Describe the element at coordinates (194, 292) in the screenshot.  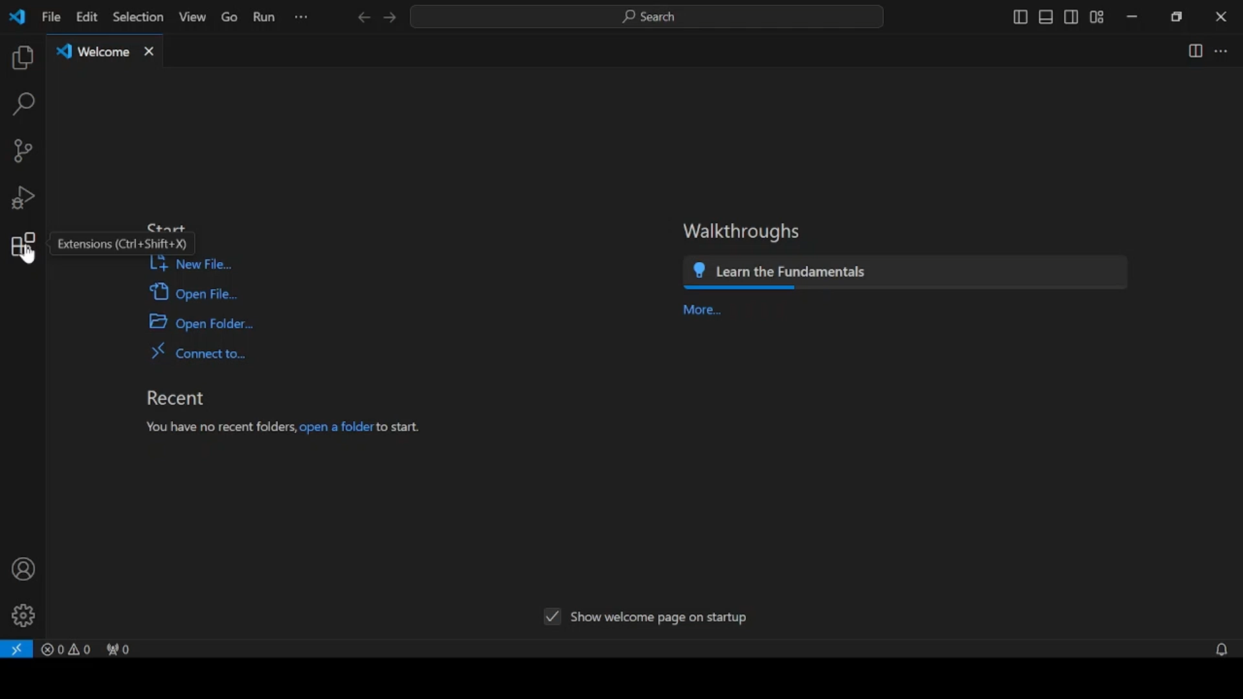
I see `open file` at that location.